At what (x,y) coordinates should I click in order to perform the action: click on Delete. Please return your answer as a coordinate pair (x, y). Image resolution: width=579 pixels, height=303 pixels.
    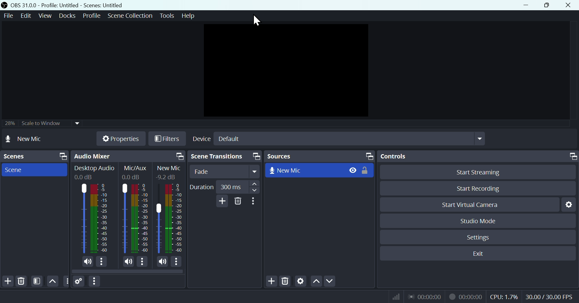
    Looking at the image, I should click on (21, 281).